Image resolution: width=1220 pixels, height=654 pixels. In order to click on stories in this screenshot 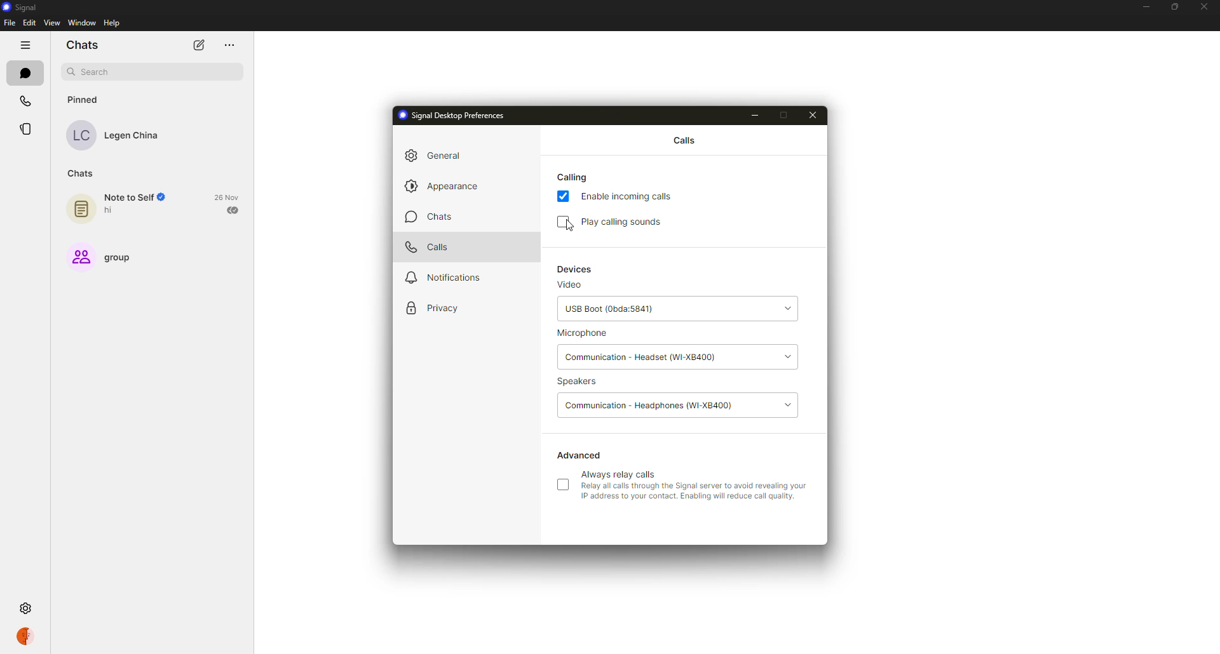, I will do `click(29, 129)`.